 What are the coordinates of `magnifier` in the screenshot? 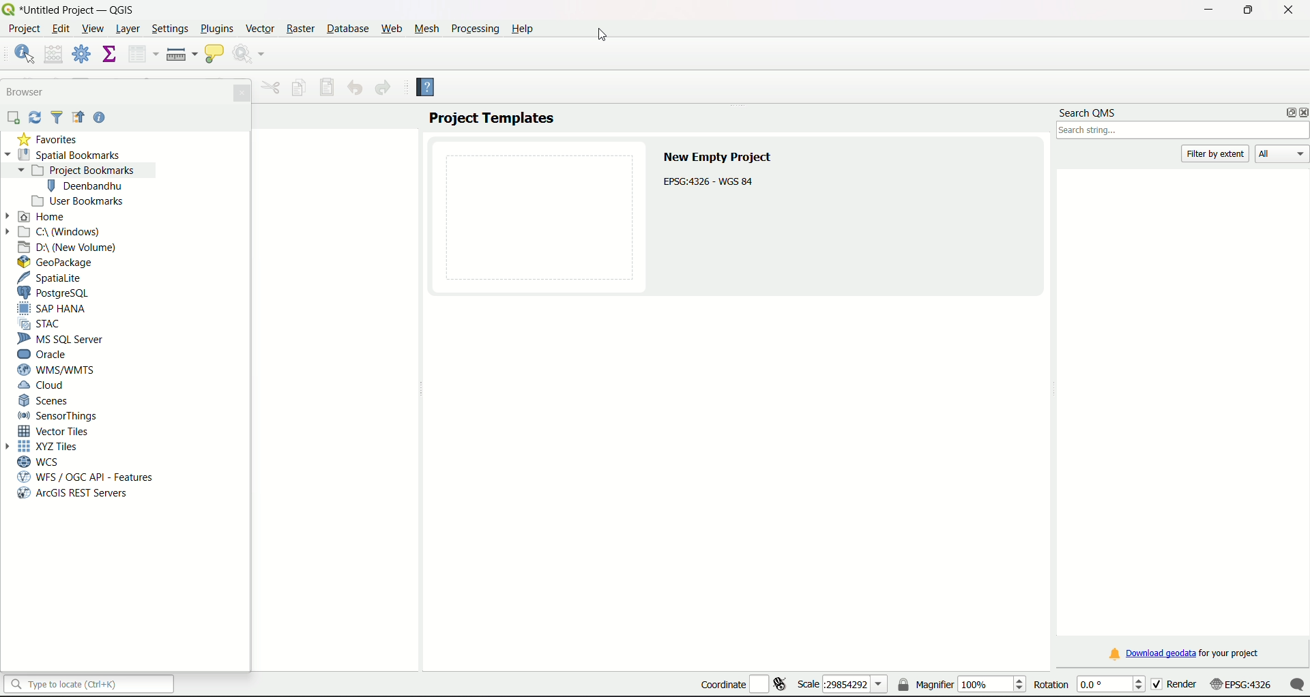 It's located at (961, 683).